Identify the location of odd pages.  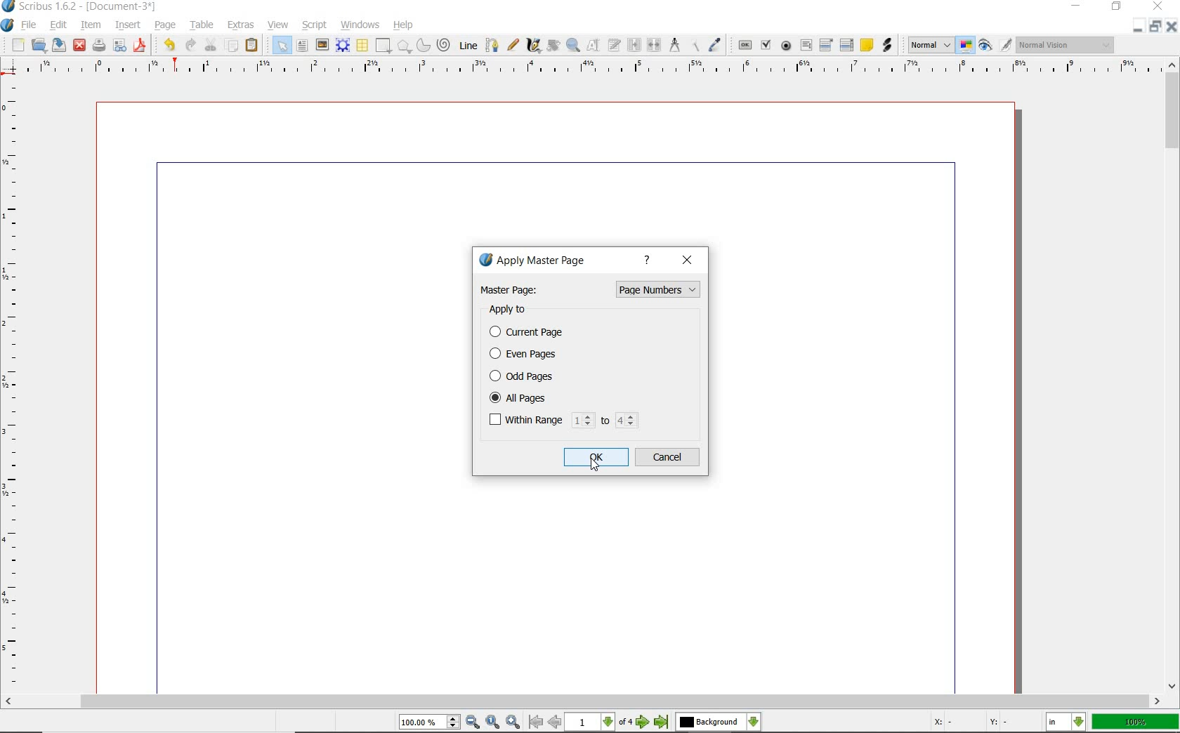
(561, 376).